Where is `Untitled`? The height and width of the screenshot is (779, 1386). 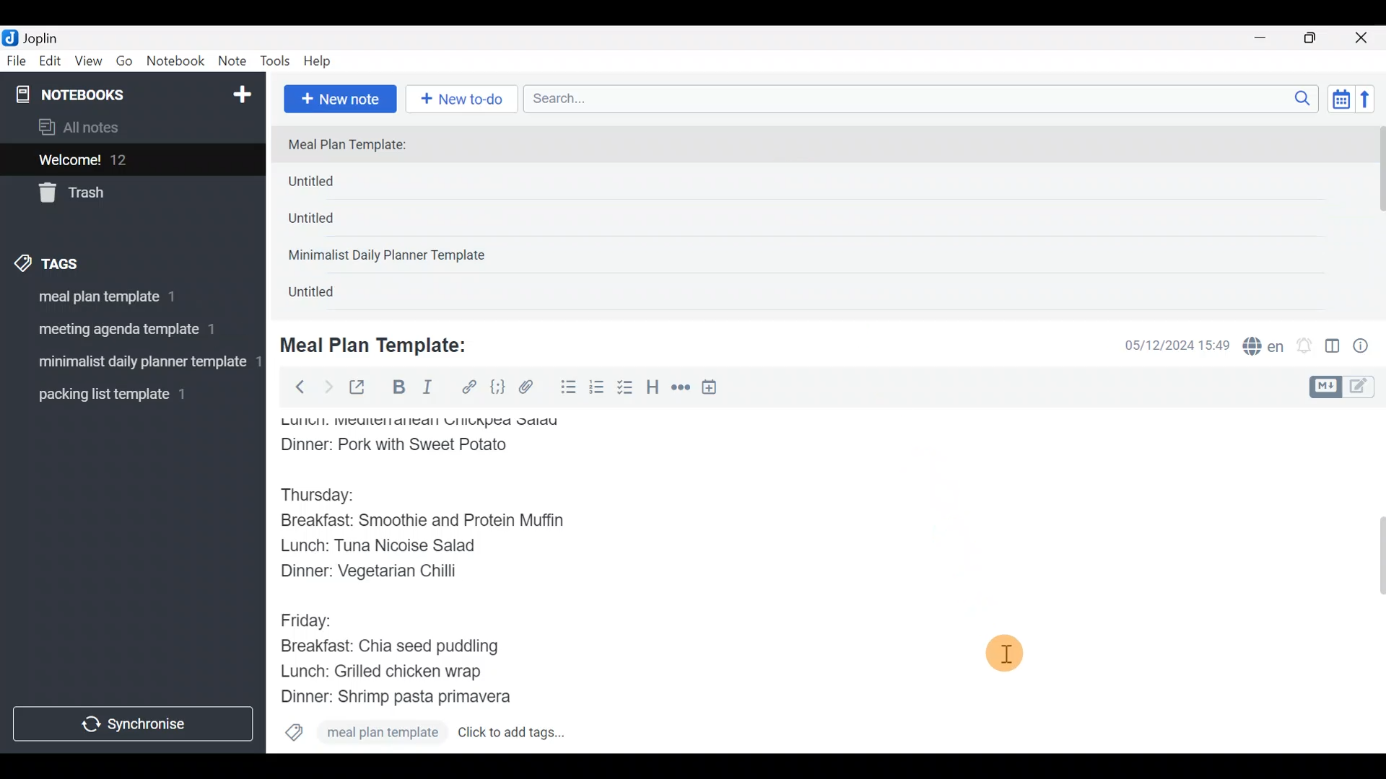 Untitled is located at coordinates (331, 223).